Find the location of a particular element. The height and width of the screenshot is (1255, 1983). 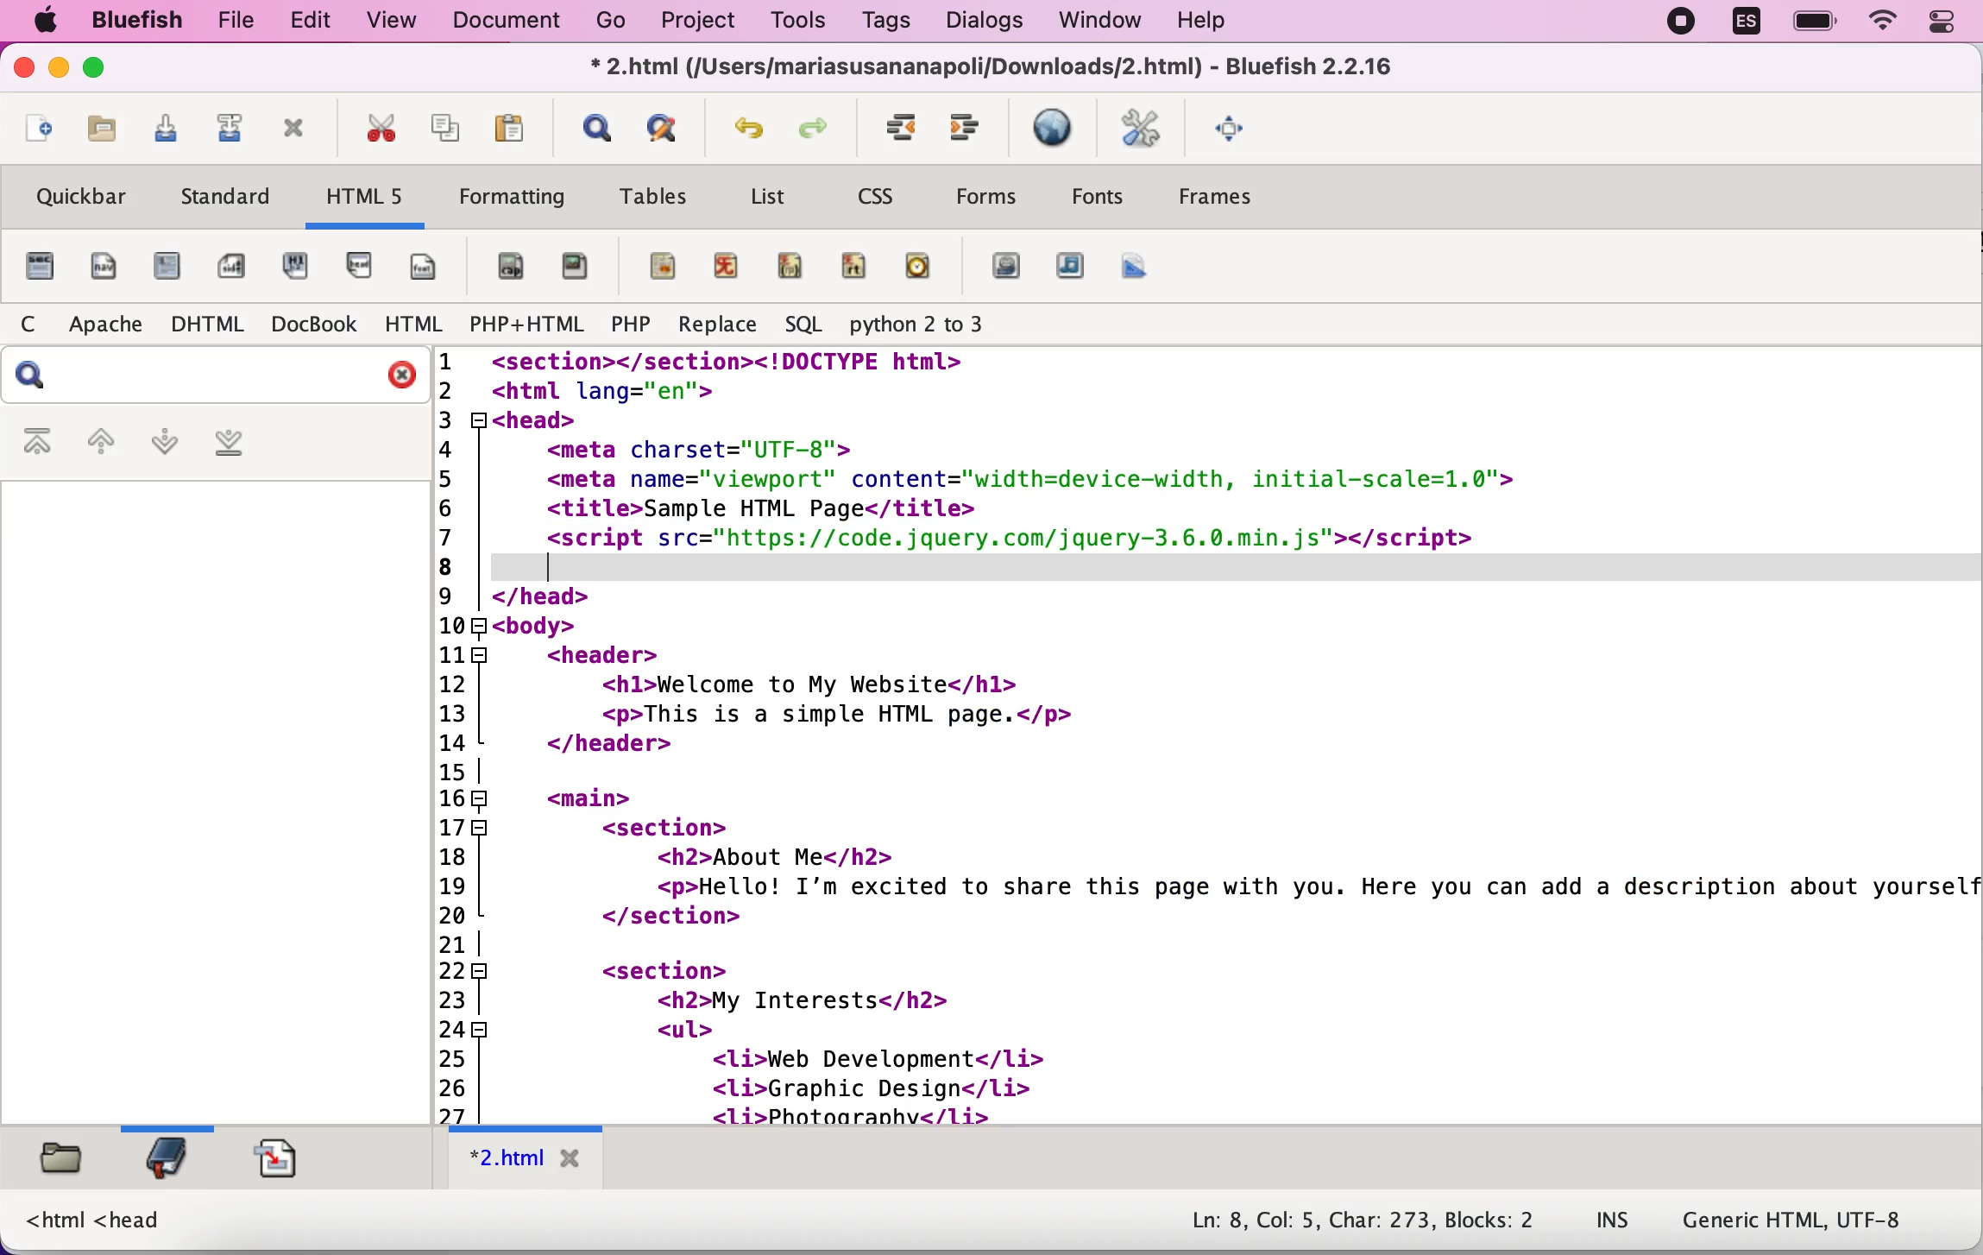

hgroup is located at coordinates (306, 265).